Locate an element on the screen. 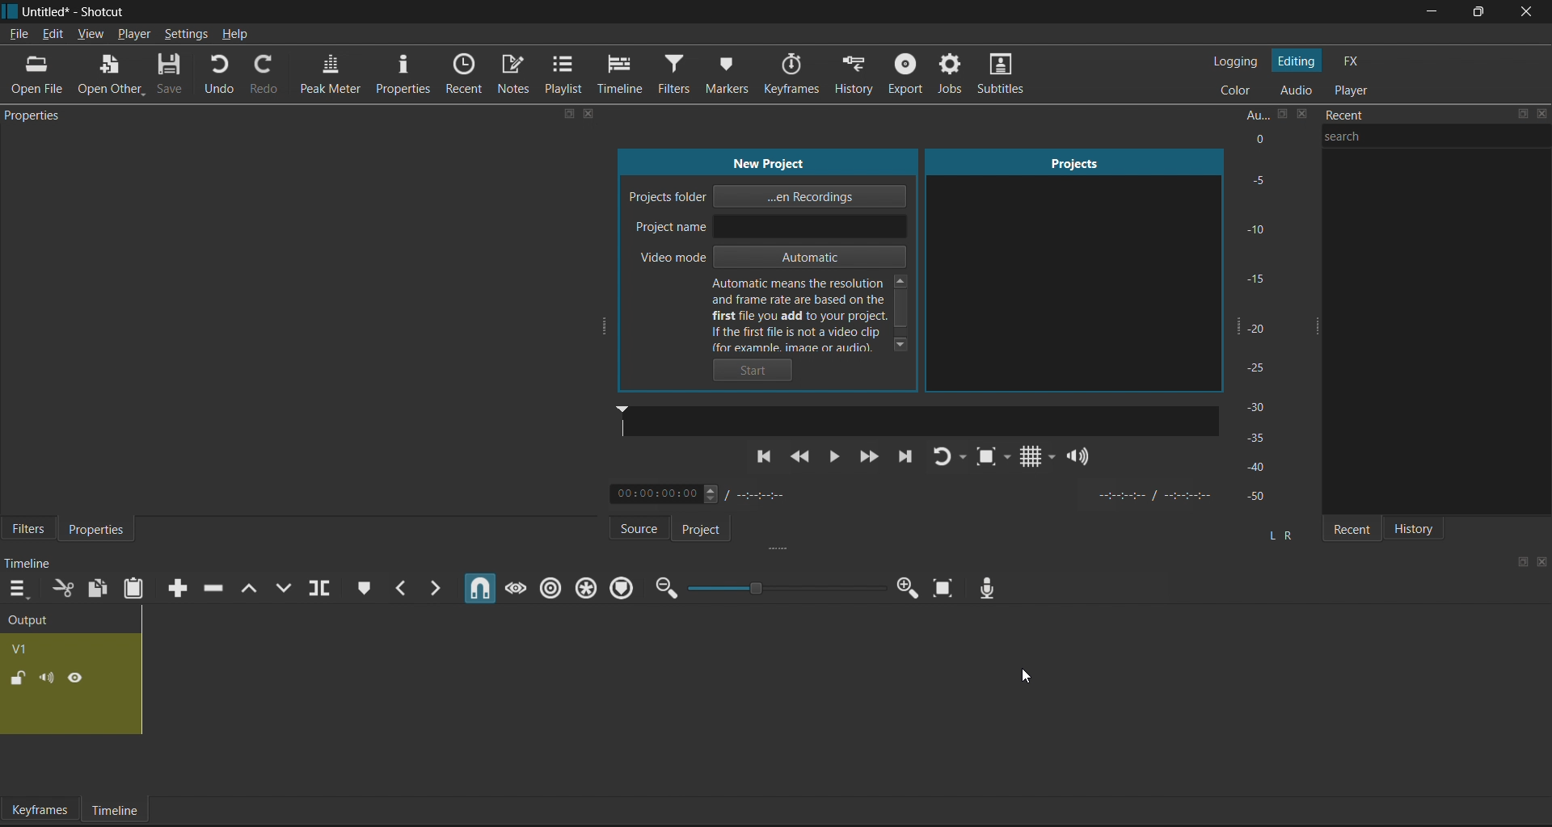 The width and height of the screenshot is (1552, 827). Lift is located at coordinates (253, 586).